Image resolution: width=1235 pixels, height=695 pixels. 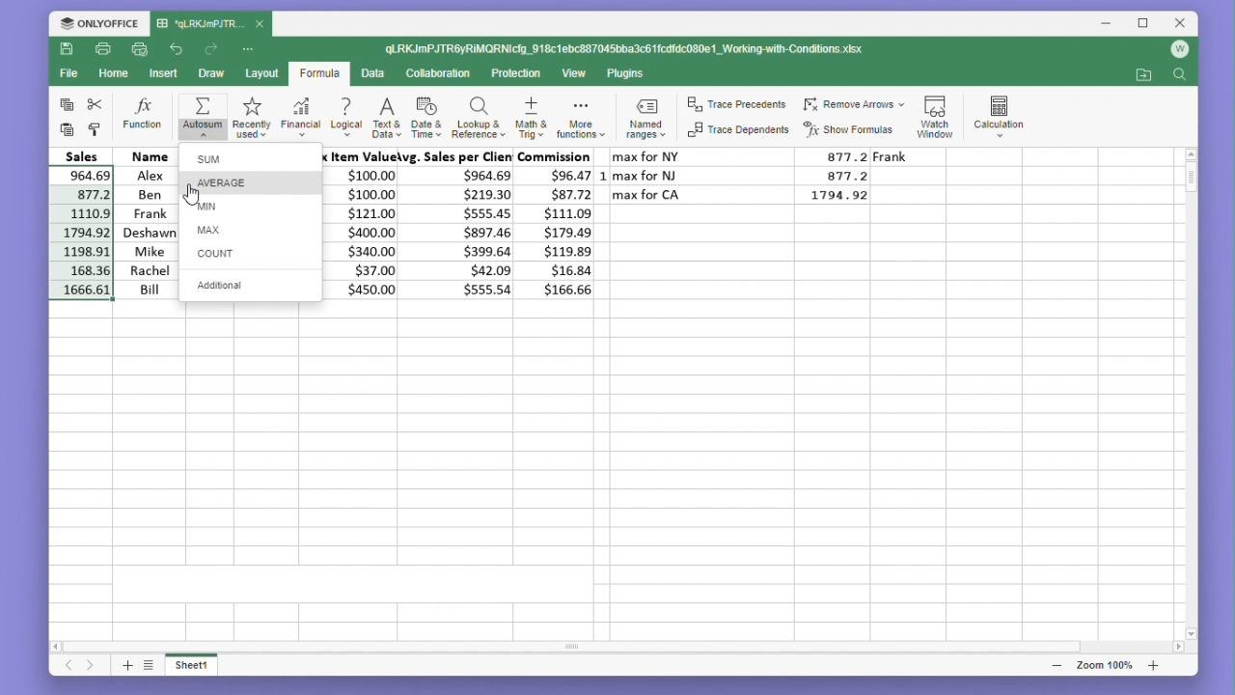 What do you see at coordinates (250, 49) in the screenshot?
I see `More options` at bounding box center [250, 49].